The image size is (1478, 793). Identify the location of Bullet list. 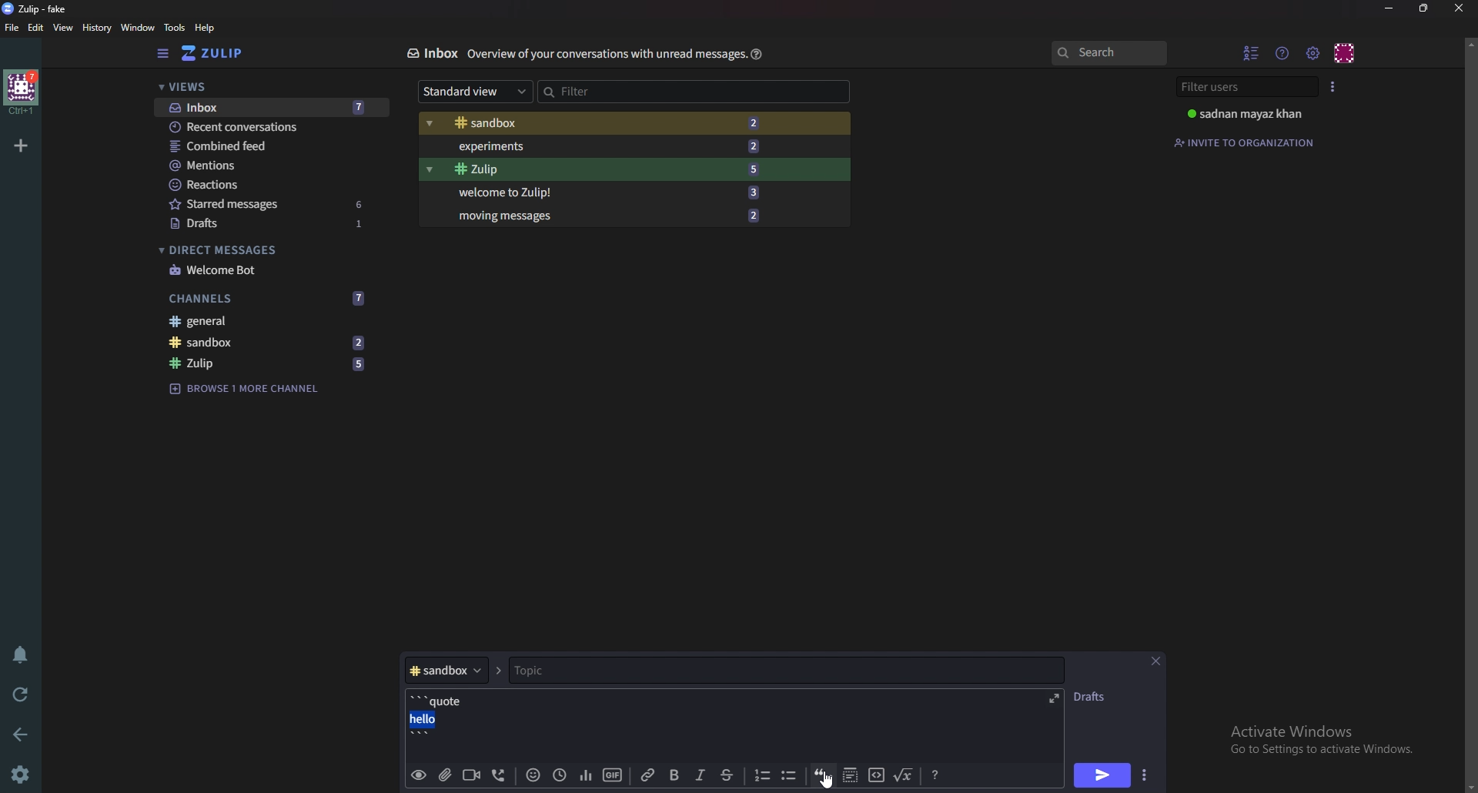
(789, 776).